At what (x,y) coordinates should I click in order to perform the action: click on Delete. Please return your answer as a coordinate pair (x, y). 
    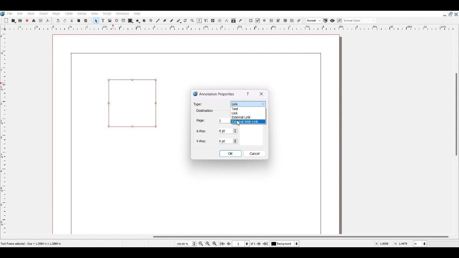
    Looking at the image, I should click on (33, 21).